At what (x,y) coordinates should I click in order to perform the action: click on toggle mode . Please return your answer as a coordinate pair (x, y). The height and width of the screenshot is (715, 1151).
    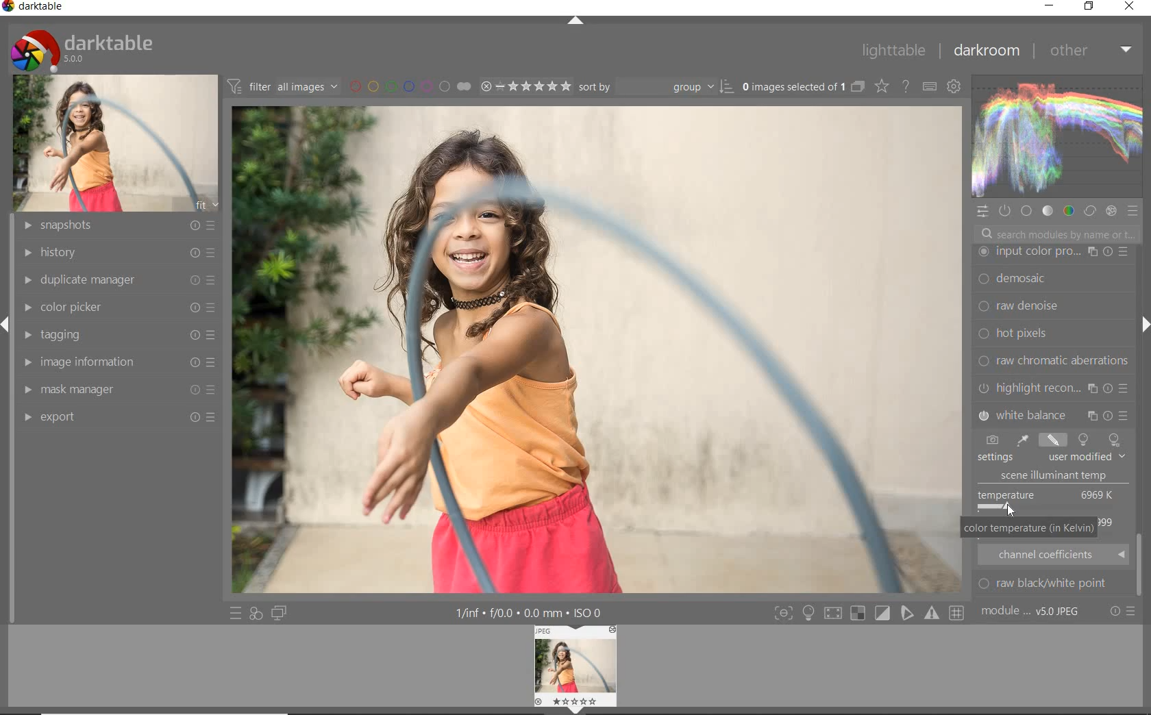
    Looking at the image, I should click on (933, 614).